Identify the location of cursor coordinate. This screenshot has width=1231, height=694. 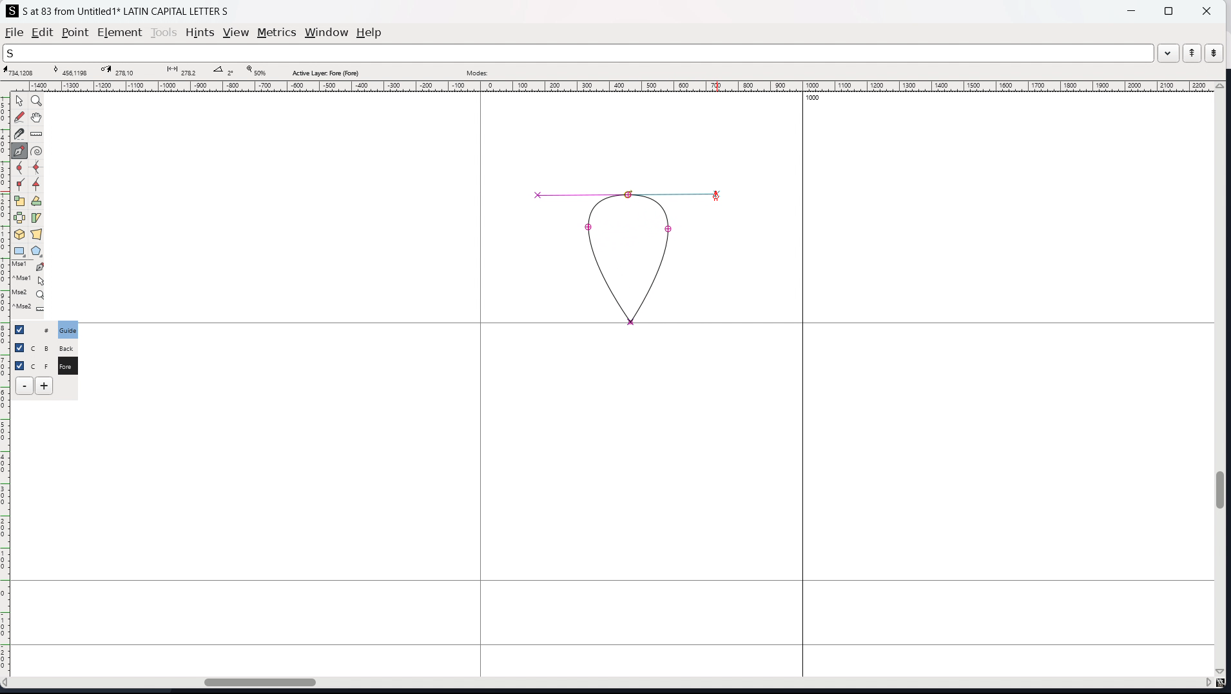
(21, 71).